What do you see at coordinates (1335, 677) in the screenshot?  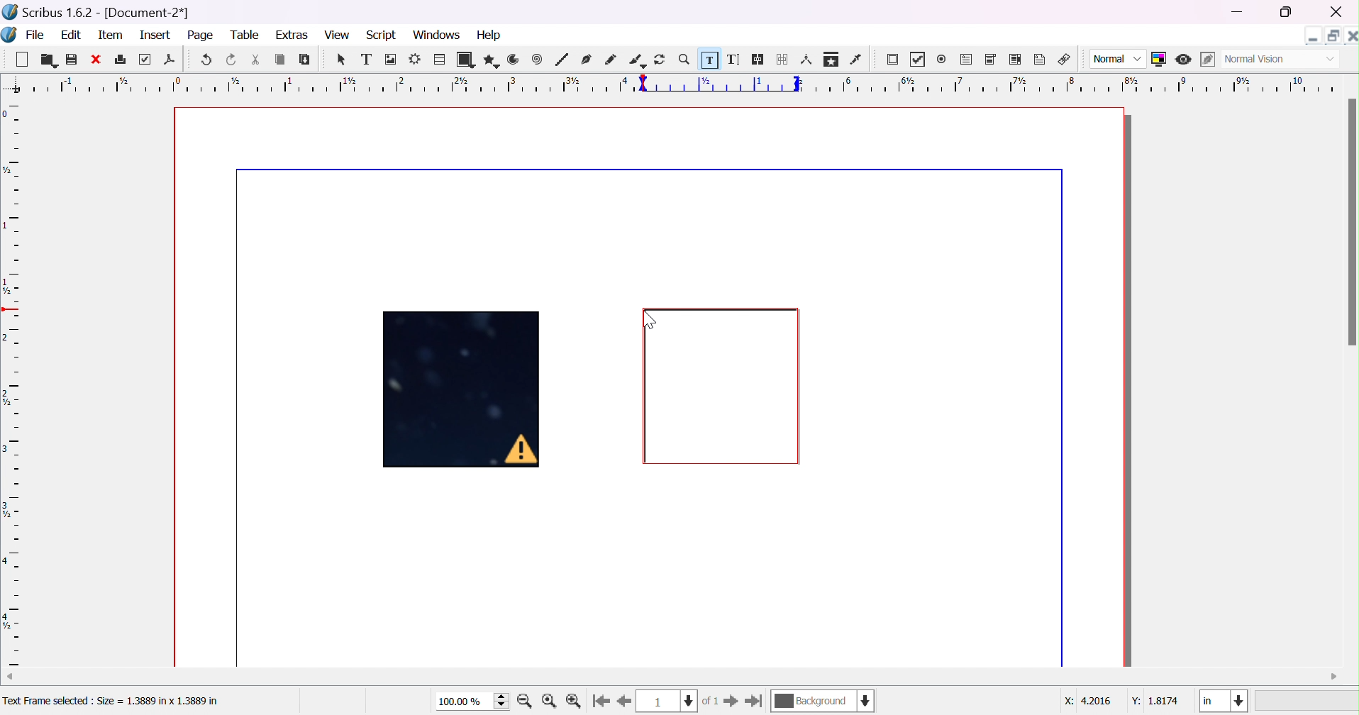 I see `scroll right` at bounding box center [1335, 677].